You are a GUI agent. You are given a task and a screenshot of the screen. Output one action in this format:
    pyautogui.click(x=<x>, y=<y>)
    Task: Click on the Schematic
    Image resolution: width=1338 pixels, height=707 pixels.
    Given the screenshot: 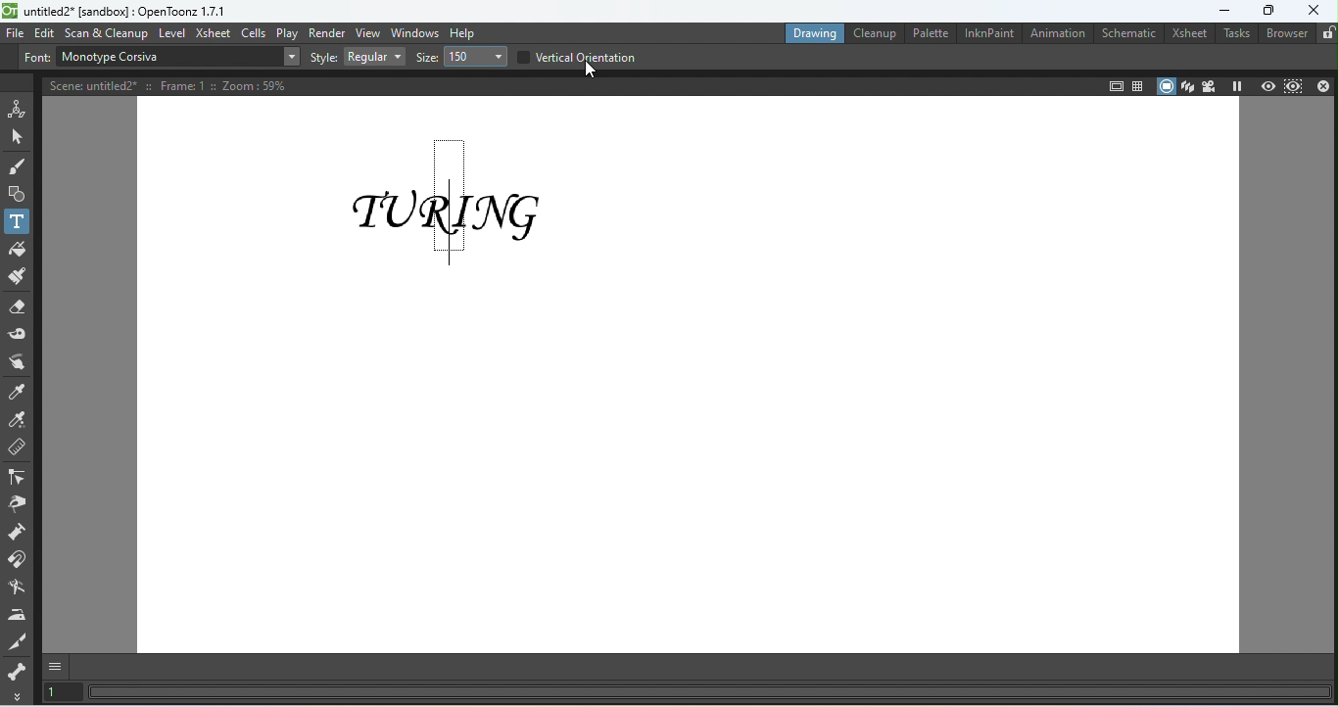 What is the action you would take?
    pyautogui.click(x=1125, y=34)
    